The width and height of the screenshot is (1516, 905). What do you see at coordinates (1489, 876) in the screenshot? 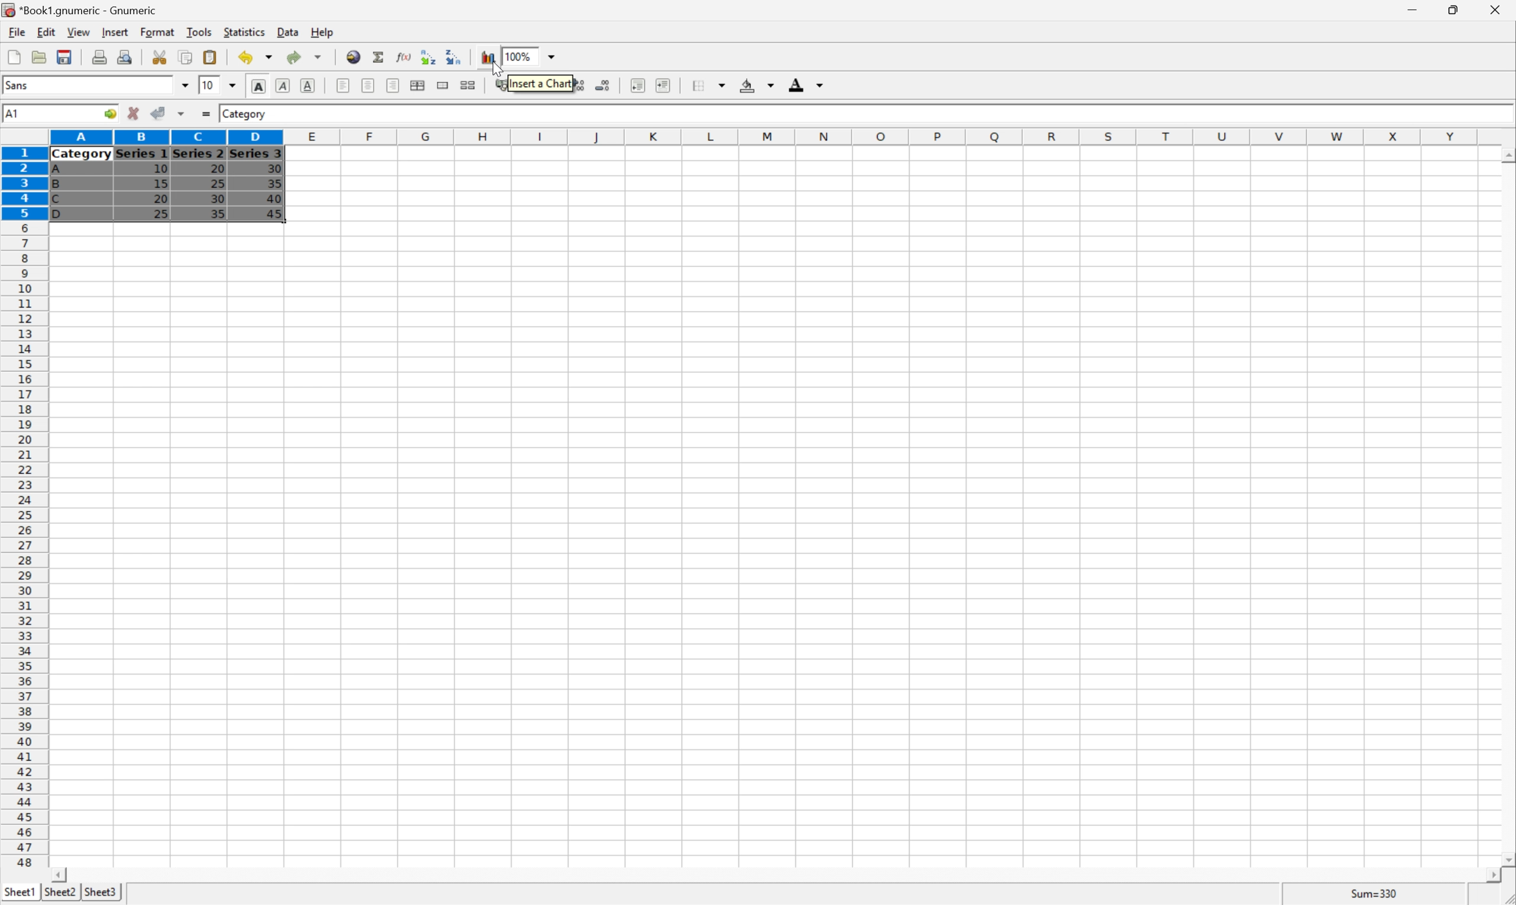
I see `Scroll Right` at bounding box center [1489, 876].